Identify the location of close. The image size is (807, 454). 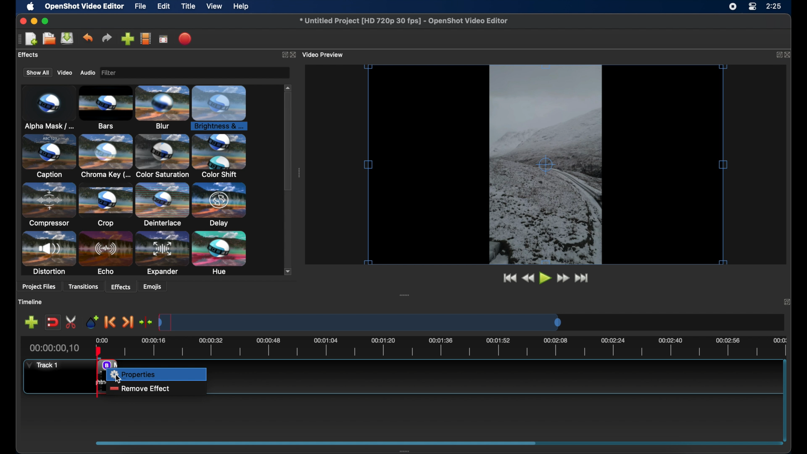
(21, 21).